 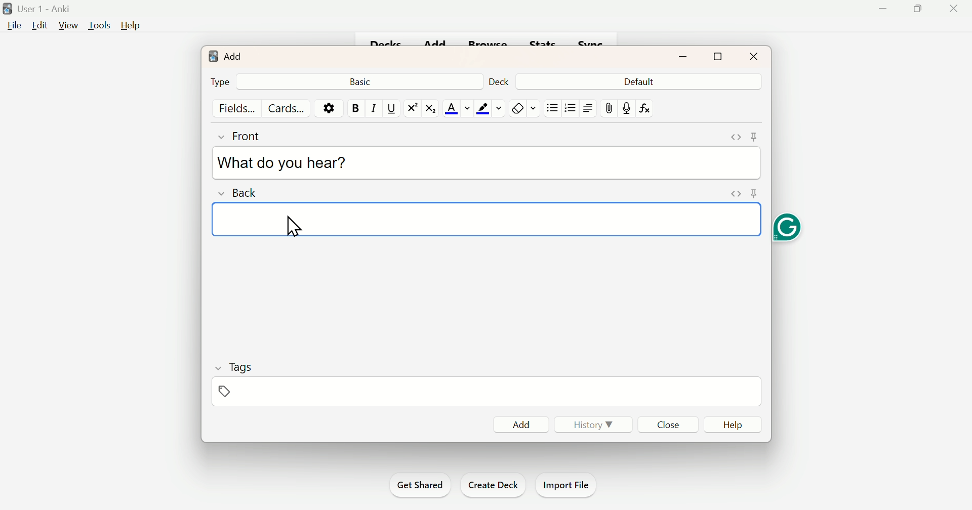 What do you see at coordinates (518, 423) in the screenshot?
I see `Add` at bounding box center [518, 423].